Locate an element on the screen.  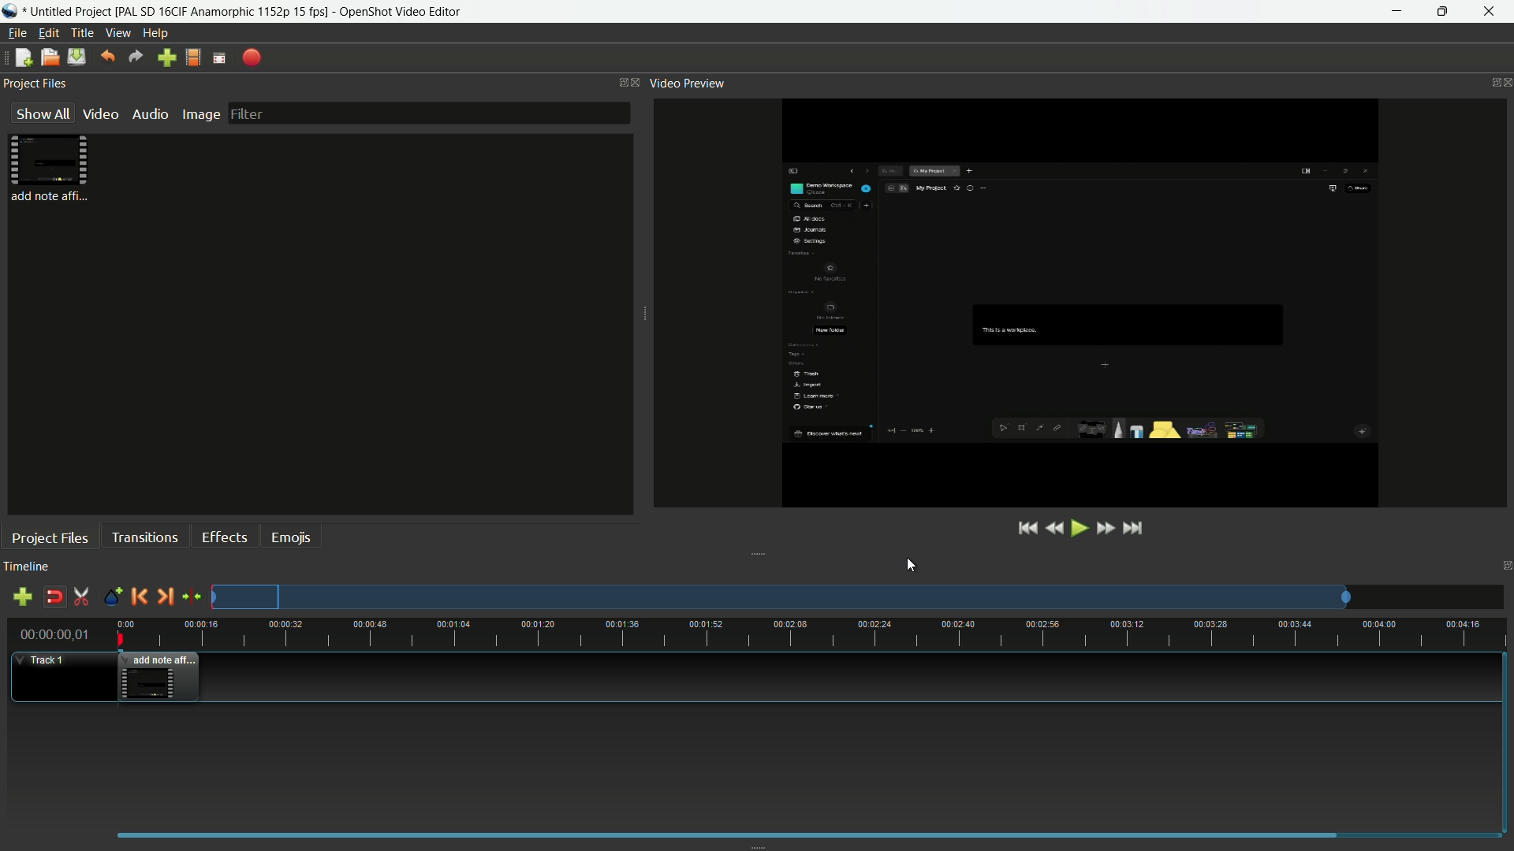
app name is located at coordinates (274, 12).